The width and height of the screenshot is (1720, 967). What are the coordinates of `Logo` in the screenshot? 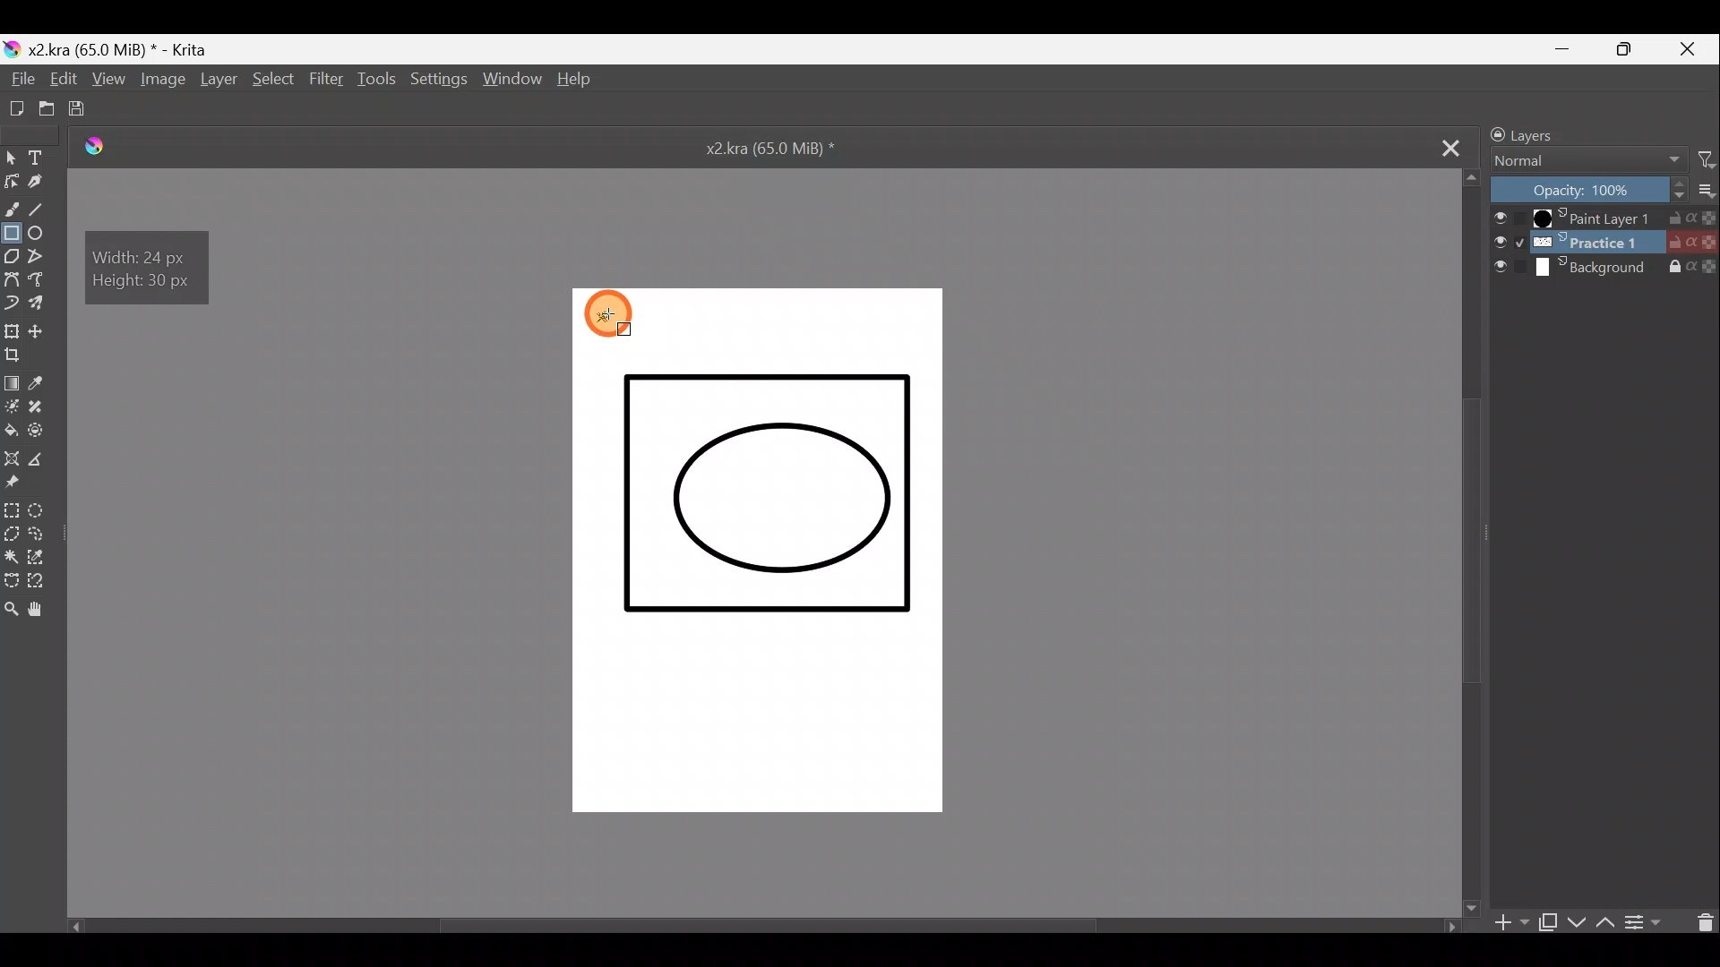 It's located at (88, 141).